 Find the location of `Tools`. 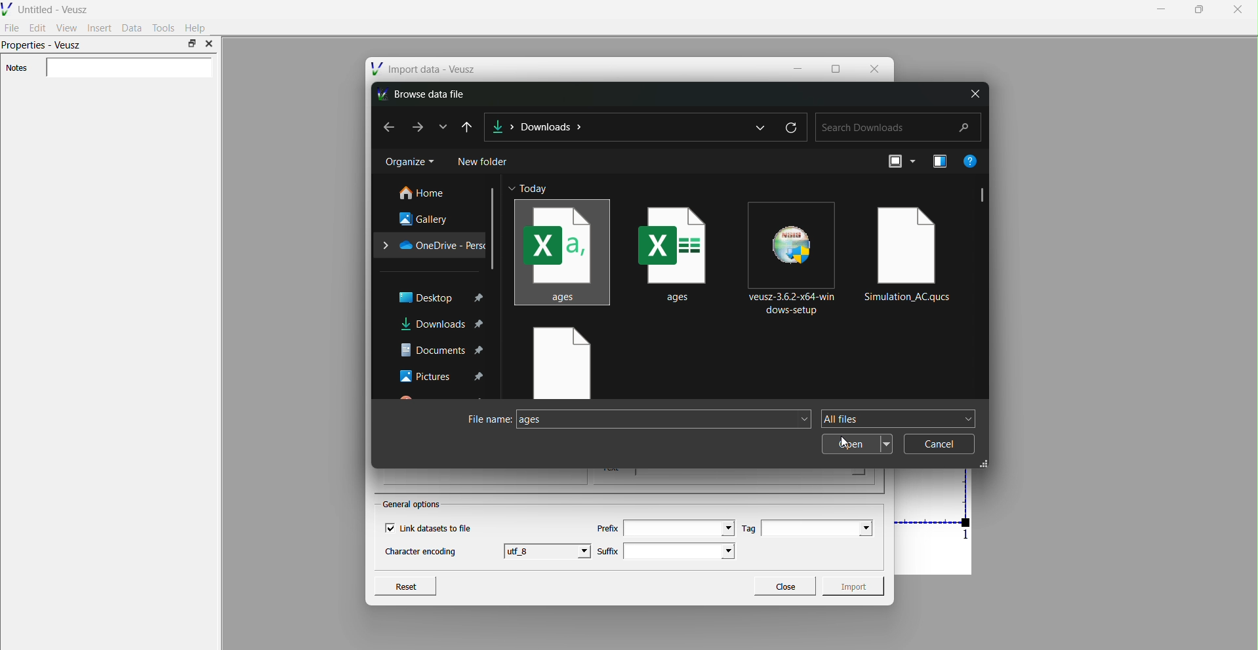

Tools is located at coordinates (164, 28).